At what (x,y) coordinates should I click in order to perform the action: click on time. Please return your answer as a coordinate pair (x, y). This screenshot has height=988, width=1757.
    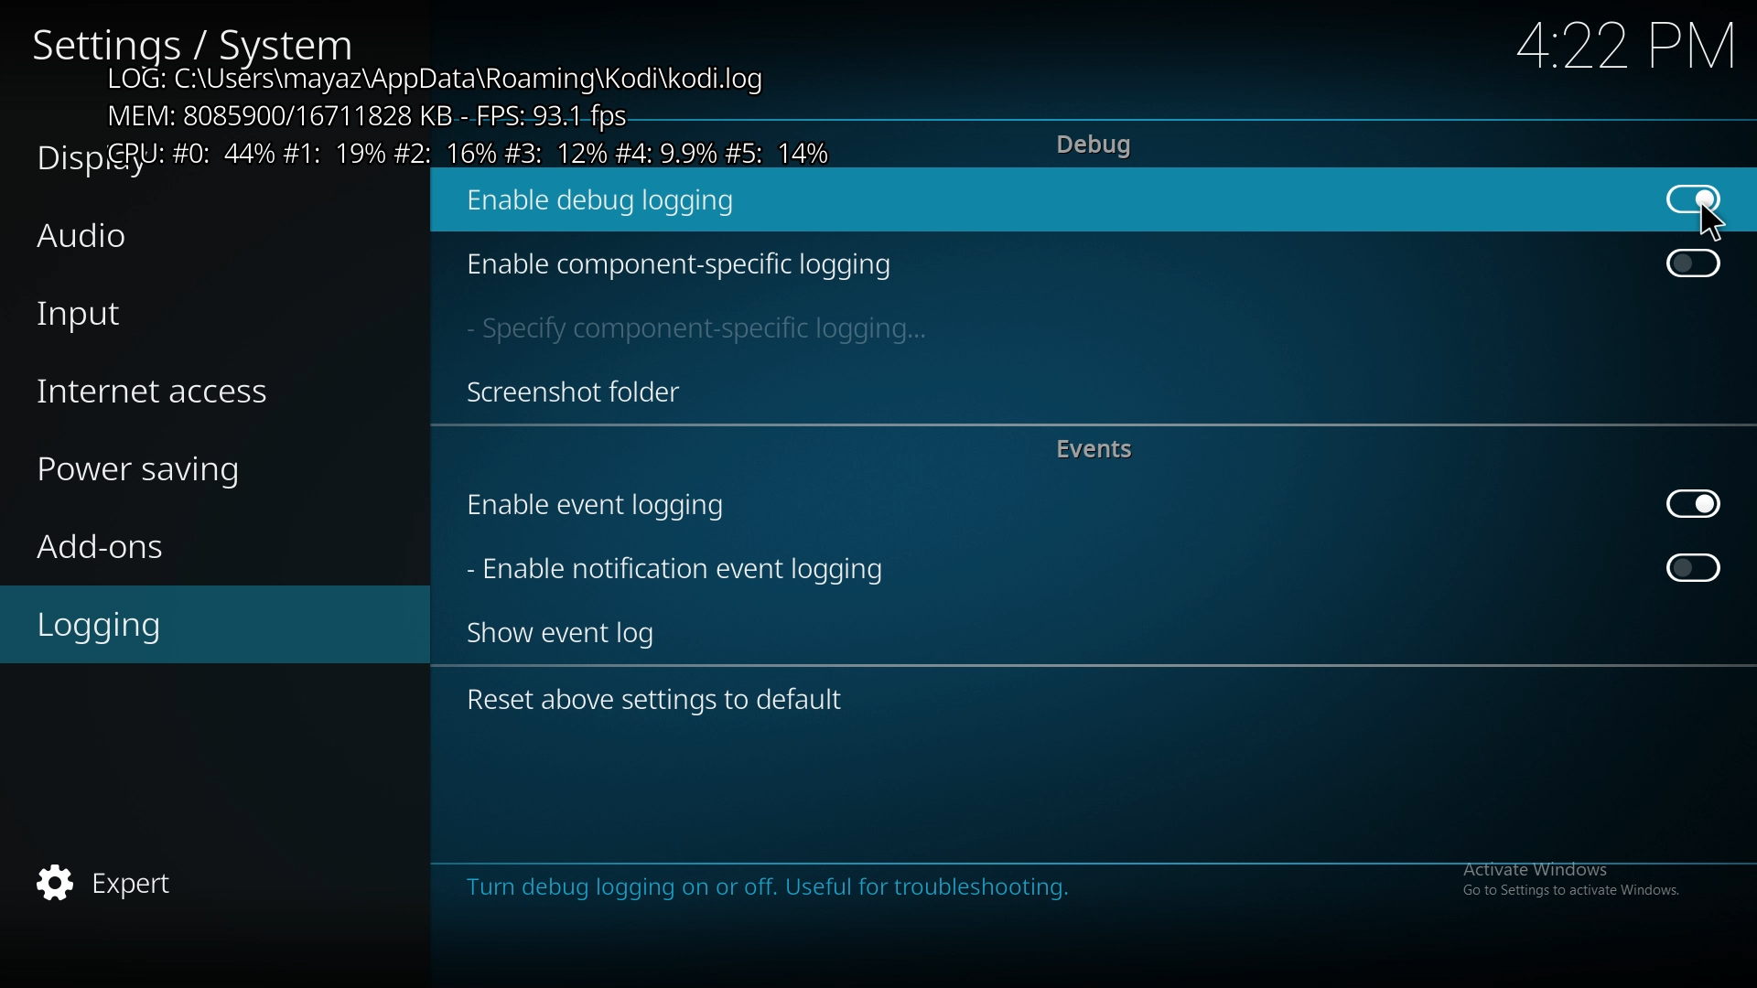
    Looking at the image, I should click on (1607, 47).